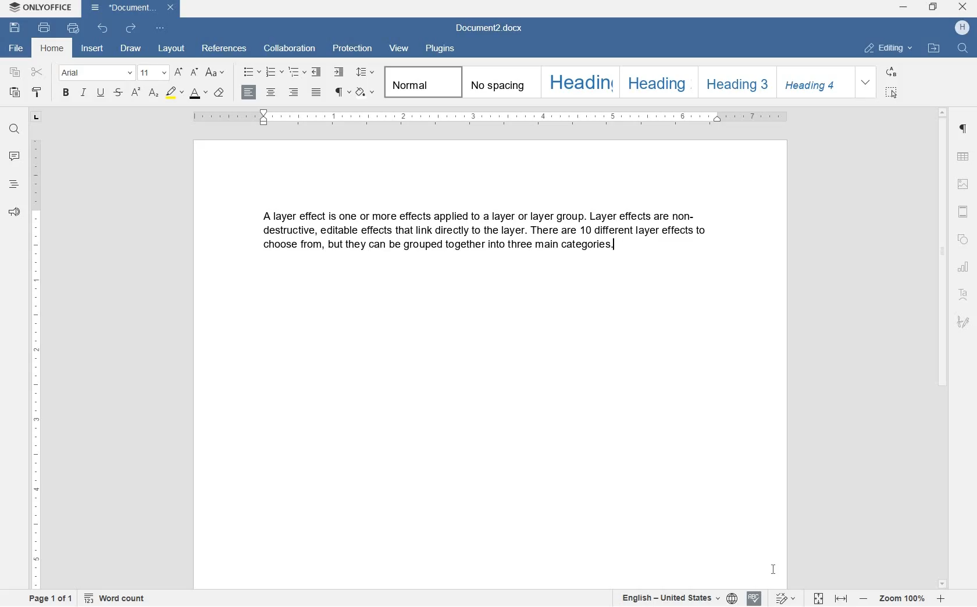 Image resolution: width=977 pixels, height=607 pixels. Describe the element at coordinates (175, 92) in the screenshot. I see `HIGHLIGHT COLOR` at that location.